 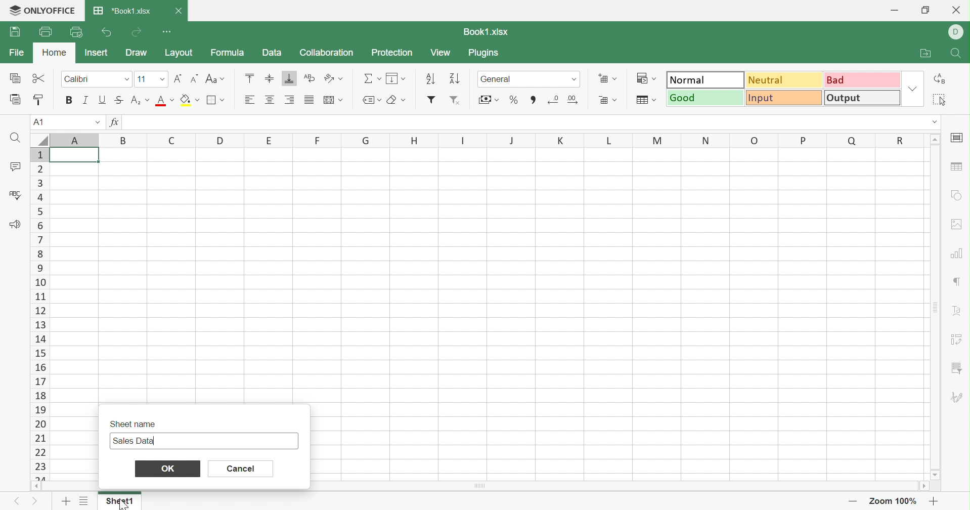 I want to click on Drop Down, so click(x=933, y=123).